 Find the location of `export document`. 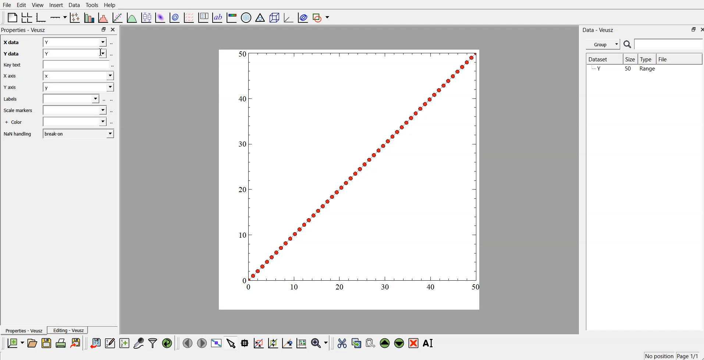

export document is located at coordinates (76, 343).